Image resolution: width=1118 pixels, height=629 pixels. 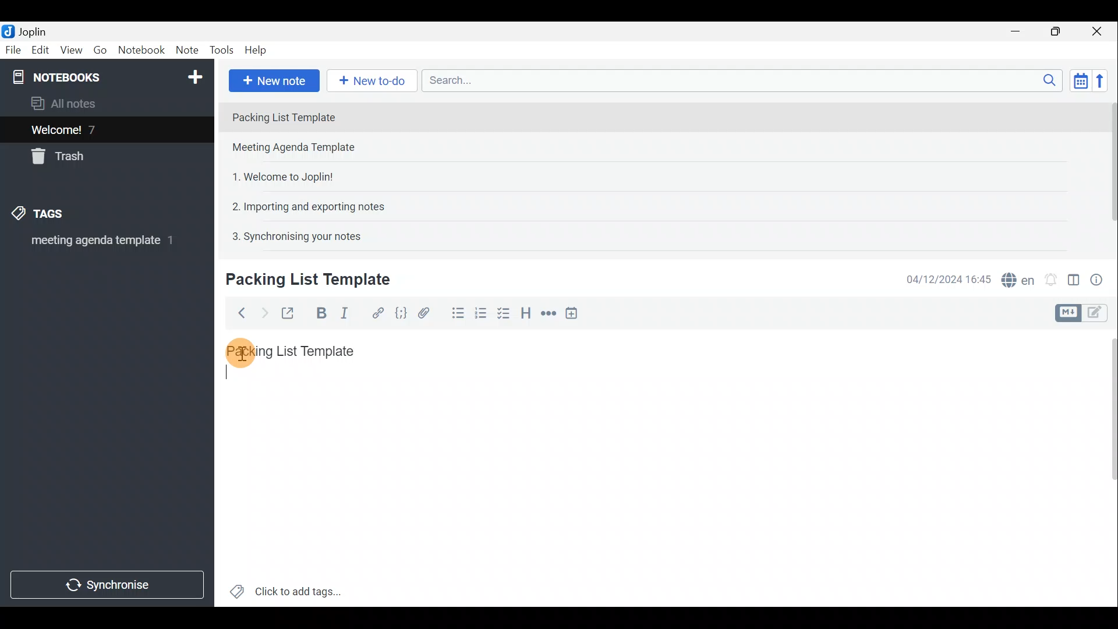 What do you see at coordinates (1070, 312) in the screenshot?
I see `Toggle editors` at bounding box center [1070, 312].